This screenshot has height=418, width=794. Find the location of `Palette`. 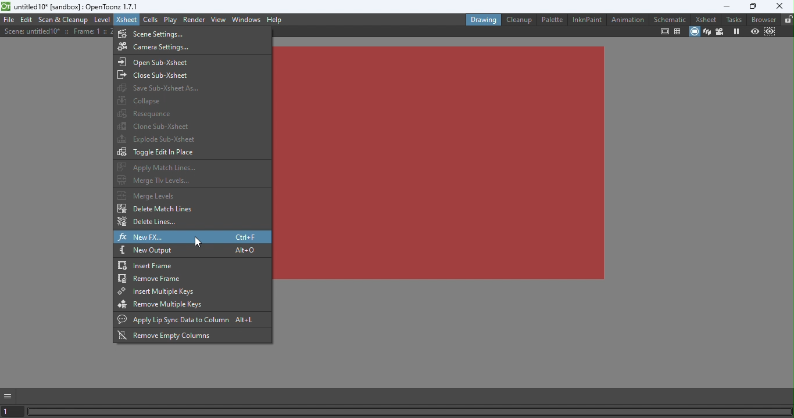

Palette is located at coordinates (552, 20).